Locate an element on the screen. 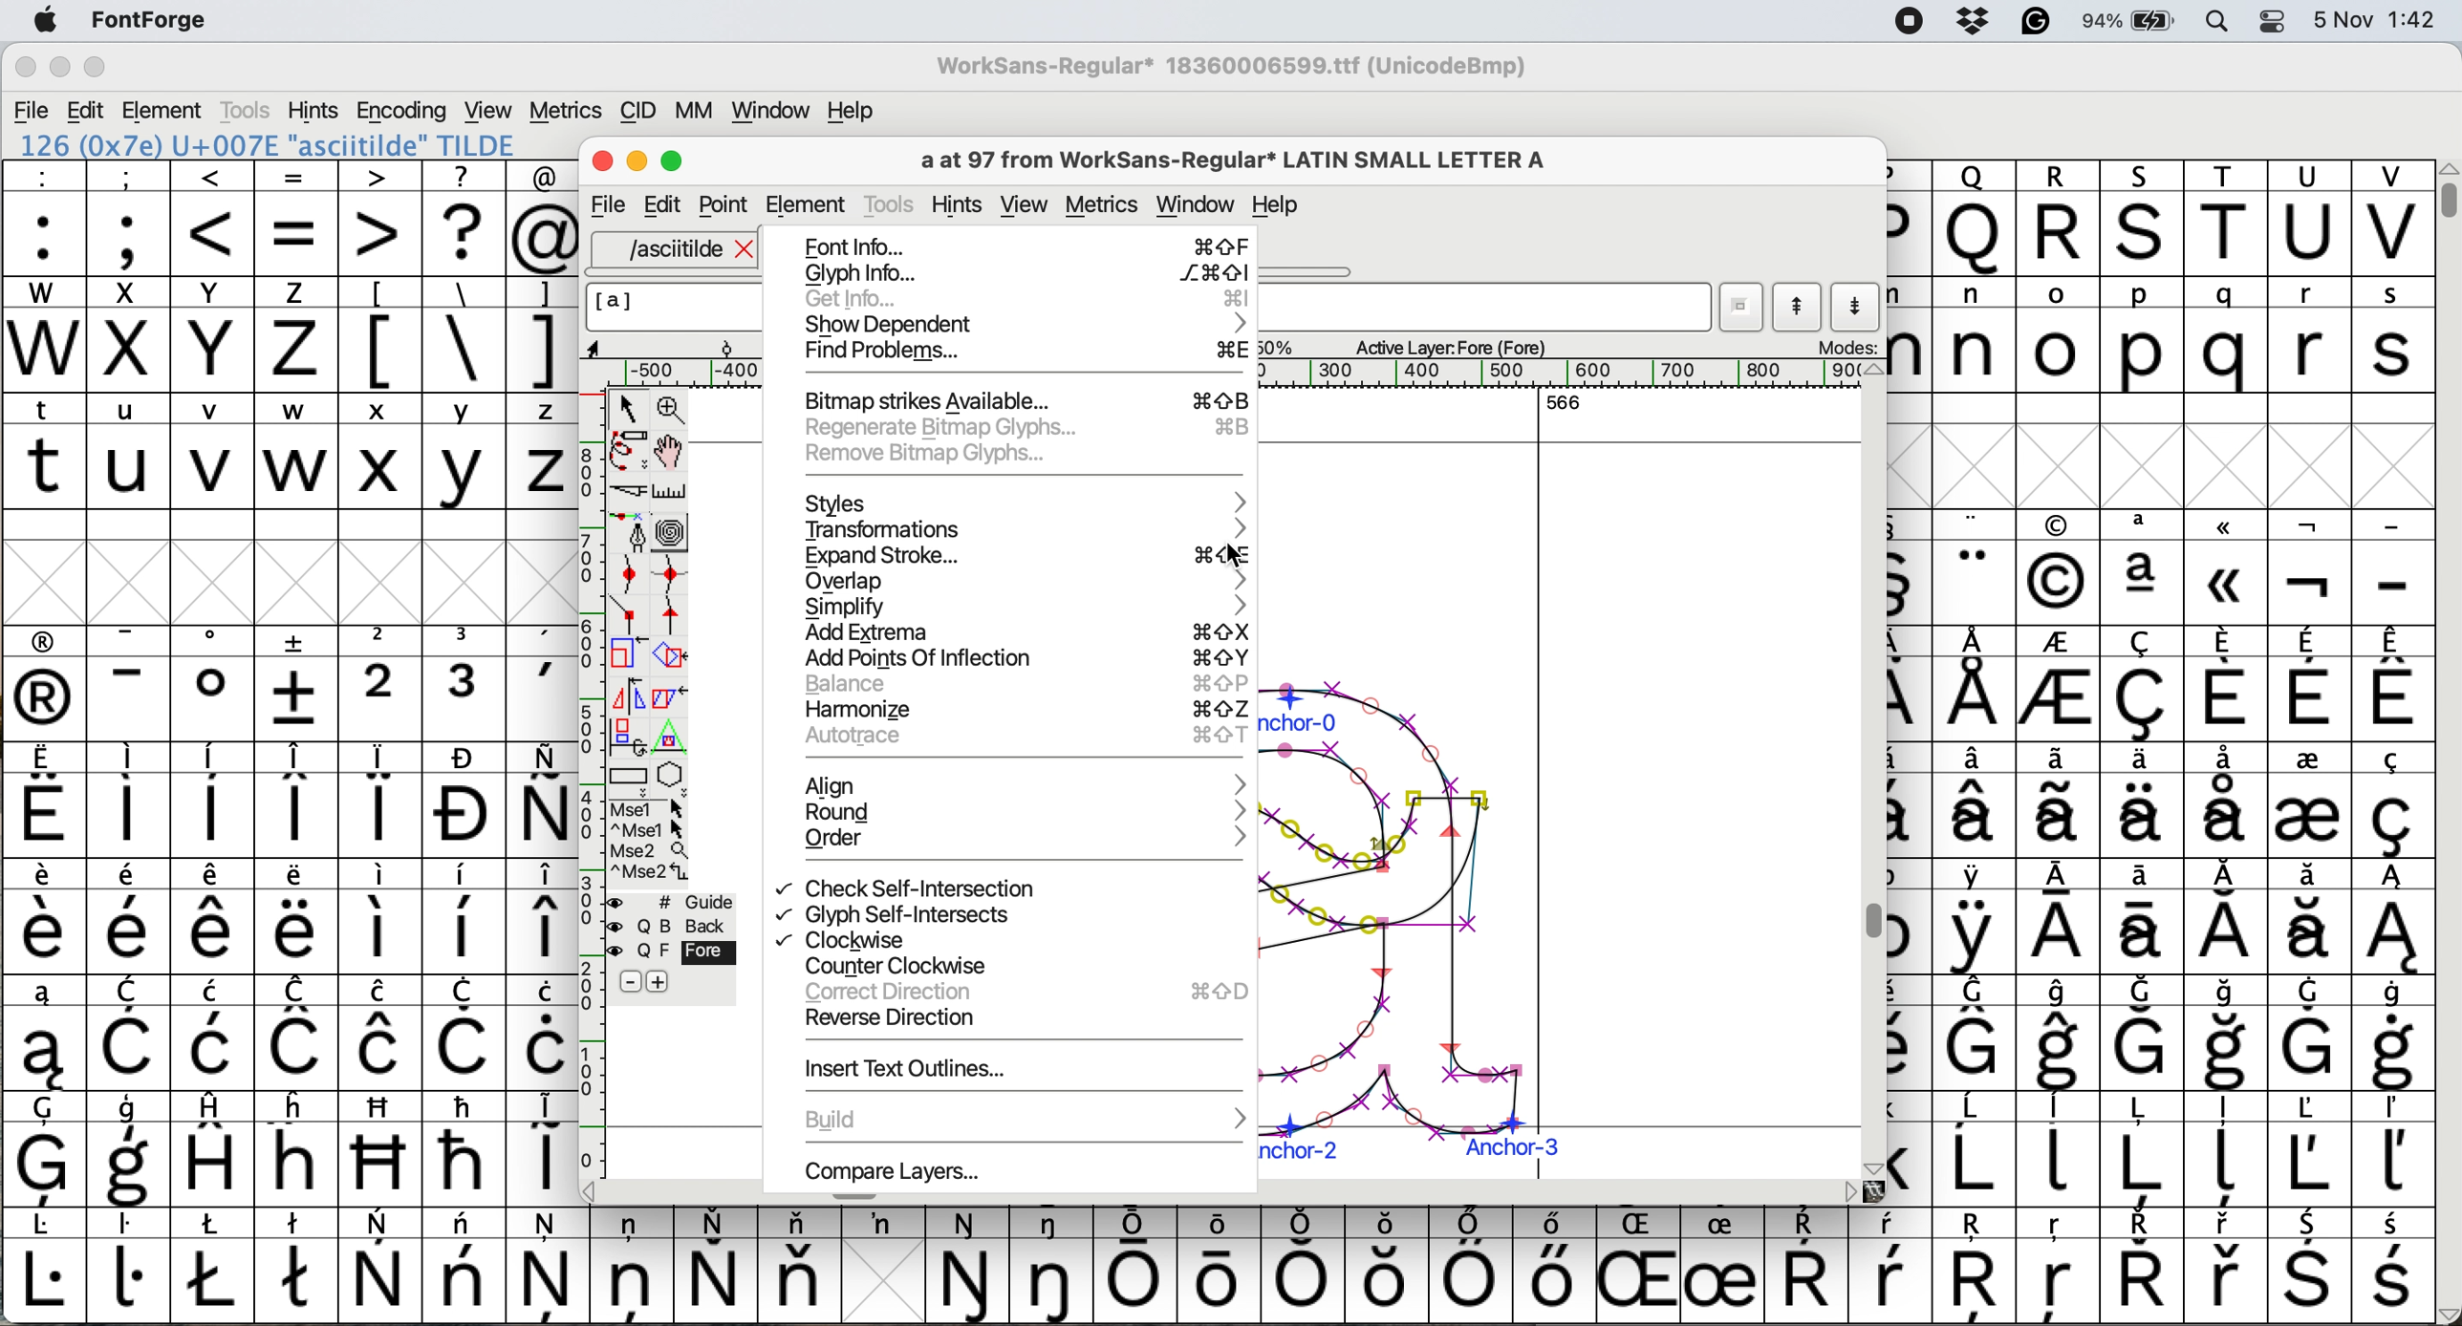 Image resolution: width=2462 pixels, height=1326 pixels. remove bitmap glyphs is located at coordinates (933, 455).